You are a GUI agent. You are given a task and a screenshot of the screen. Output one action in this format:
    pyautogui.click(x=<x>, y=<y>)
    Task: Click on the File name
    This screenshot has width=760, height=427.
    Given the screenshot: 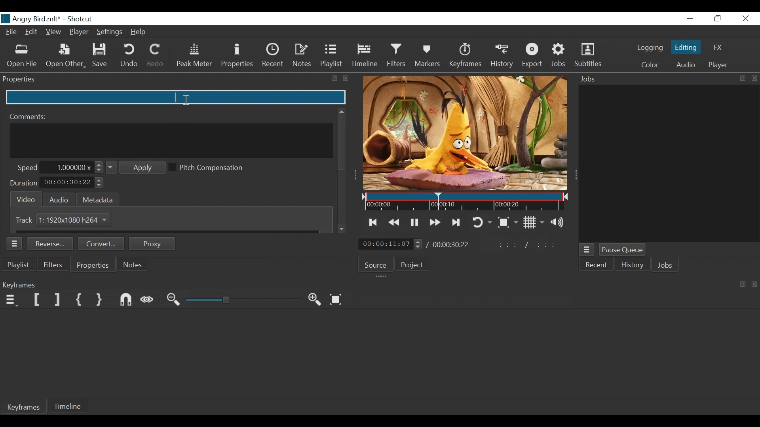 What is the action you would take?
    pyautogui.click(x=30, y=19)
    